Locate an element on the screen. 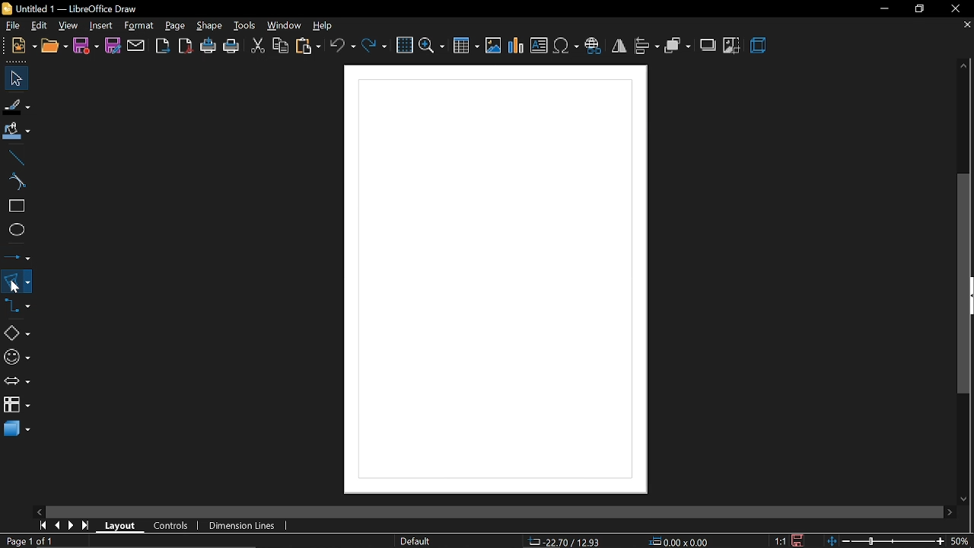 The image size is (974, 548). page is located at coordinates (175, 25).